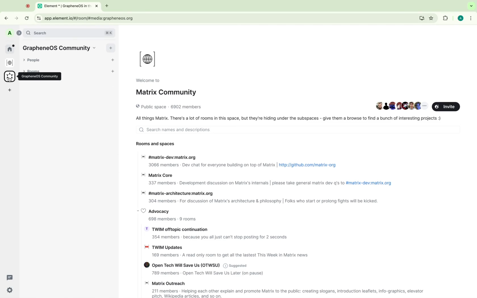 The image size is (477, 298). I want to click on 189 members - A read only room to get all the latest this week in matrix news, so click(229, 256).